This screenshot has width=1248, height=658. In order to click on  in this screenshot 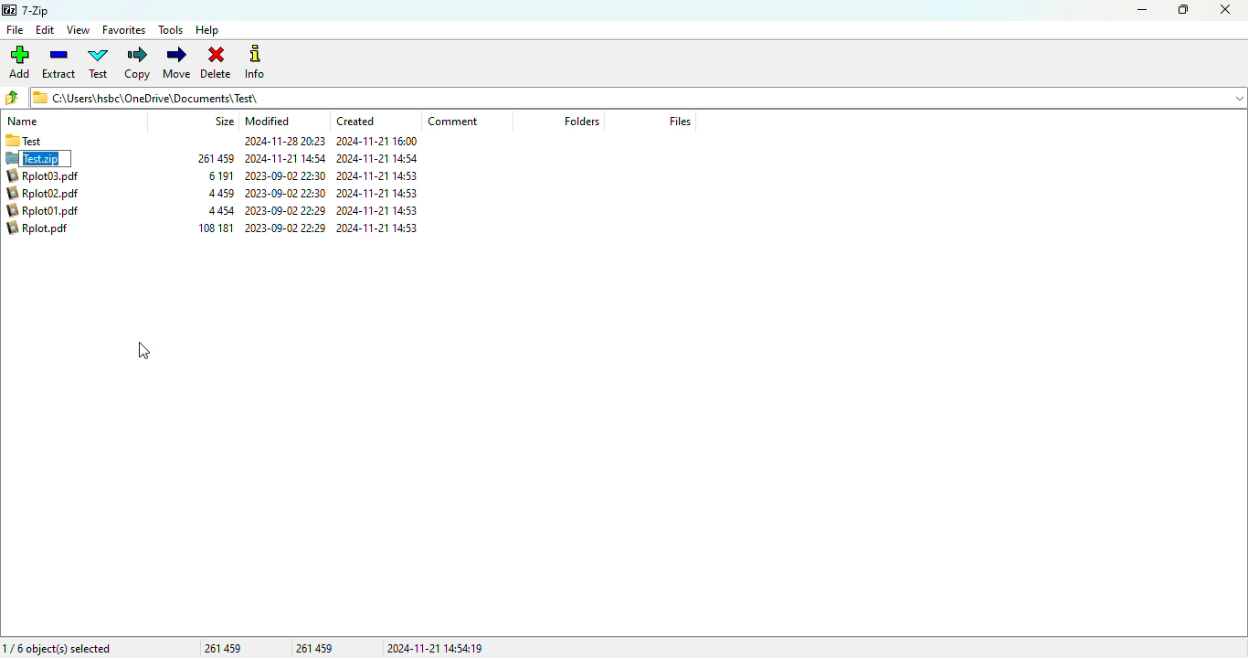, I will do `click(284, 141)`.